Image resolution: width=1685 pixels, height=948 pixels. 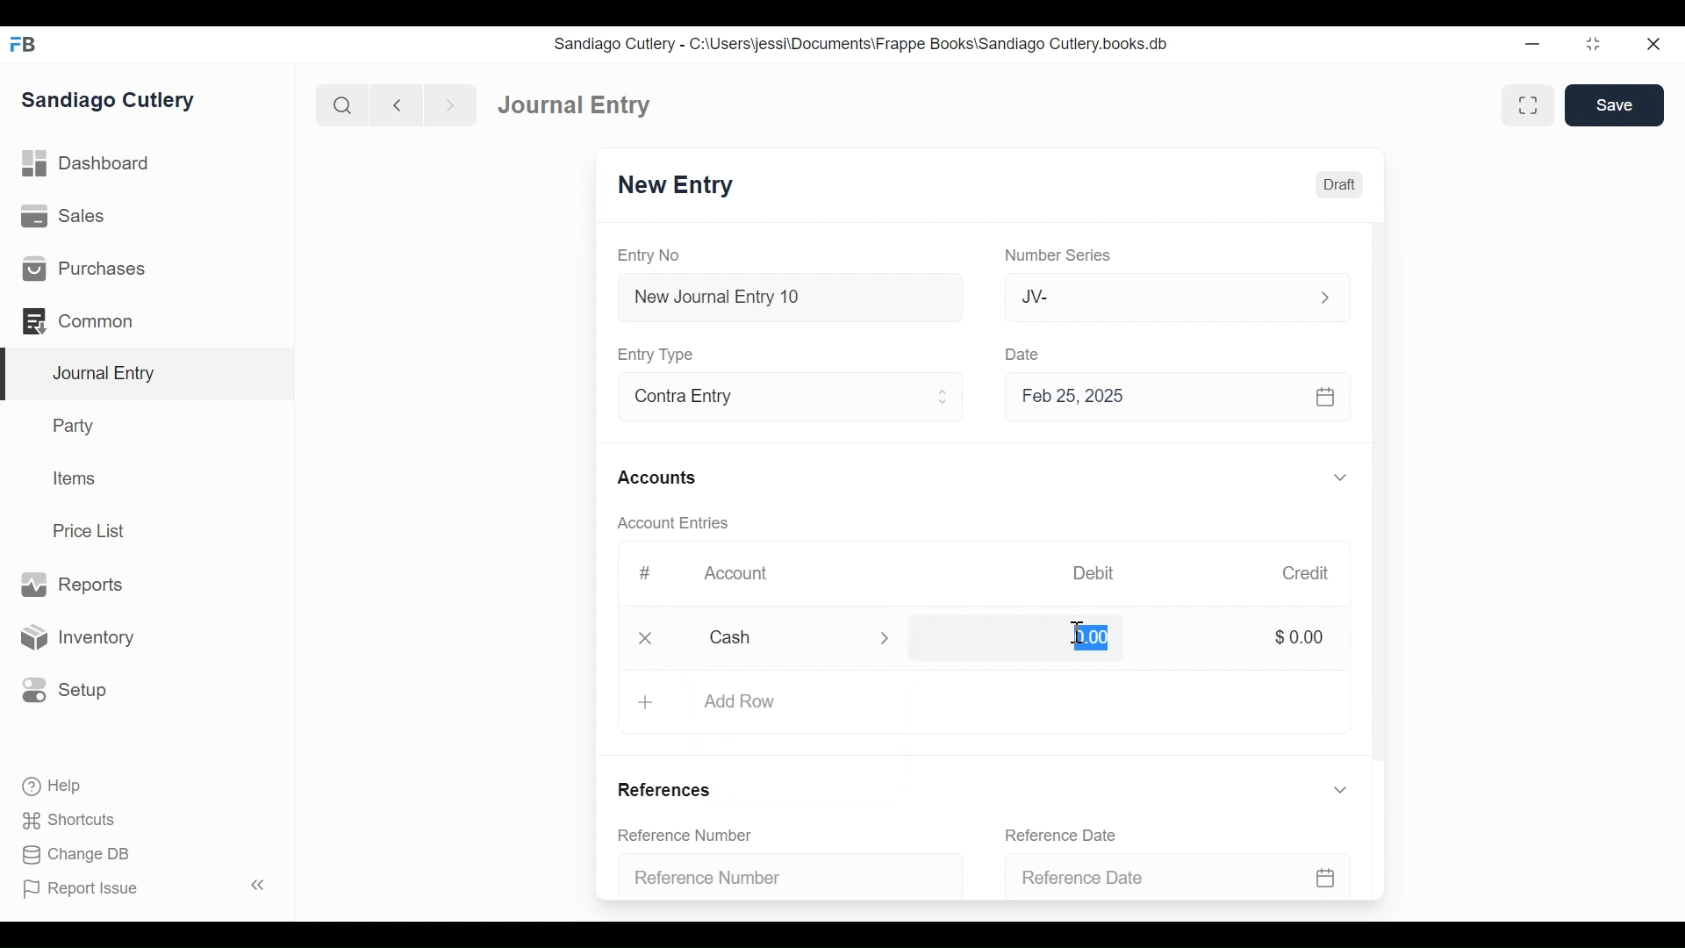 What do you see at coordinates (1067, 834) in the screenshot?
I see `Reference Date` at bounding box center [1067, 834].